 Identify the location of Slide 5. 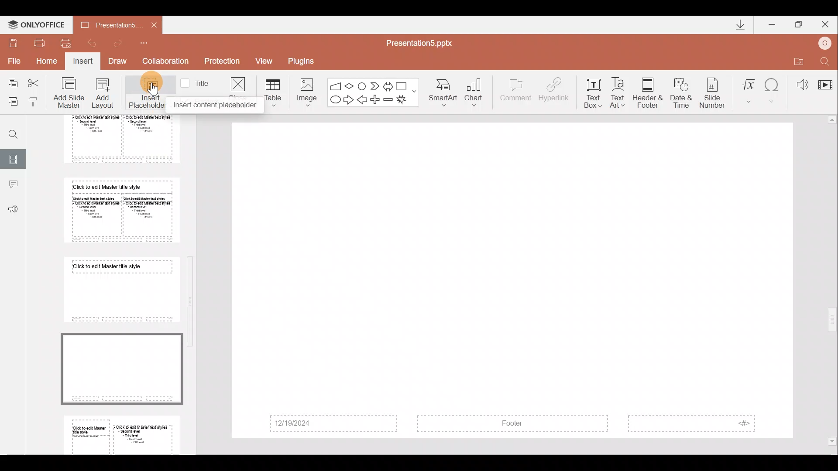
(116, 139).